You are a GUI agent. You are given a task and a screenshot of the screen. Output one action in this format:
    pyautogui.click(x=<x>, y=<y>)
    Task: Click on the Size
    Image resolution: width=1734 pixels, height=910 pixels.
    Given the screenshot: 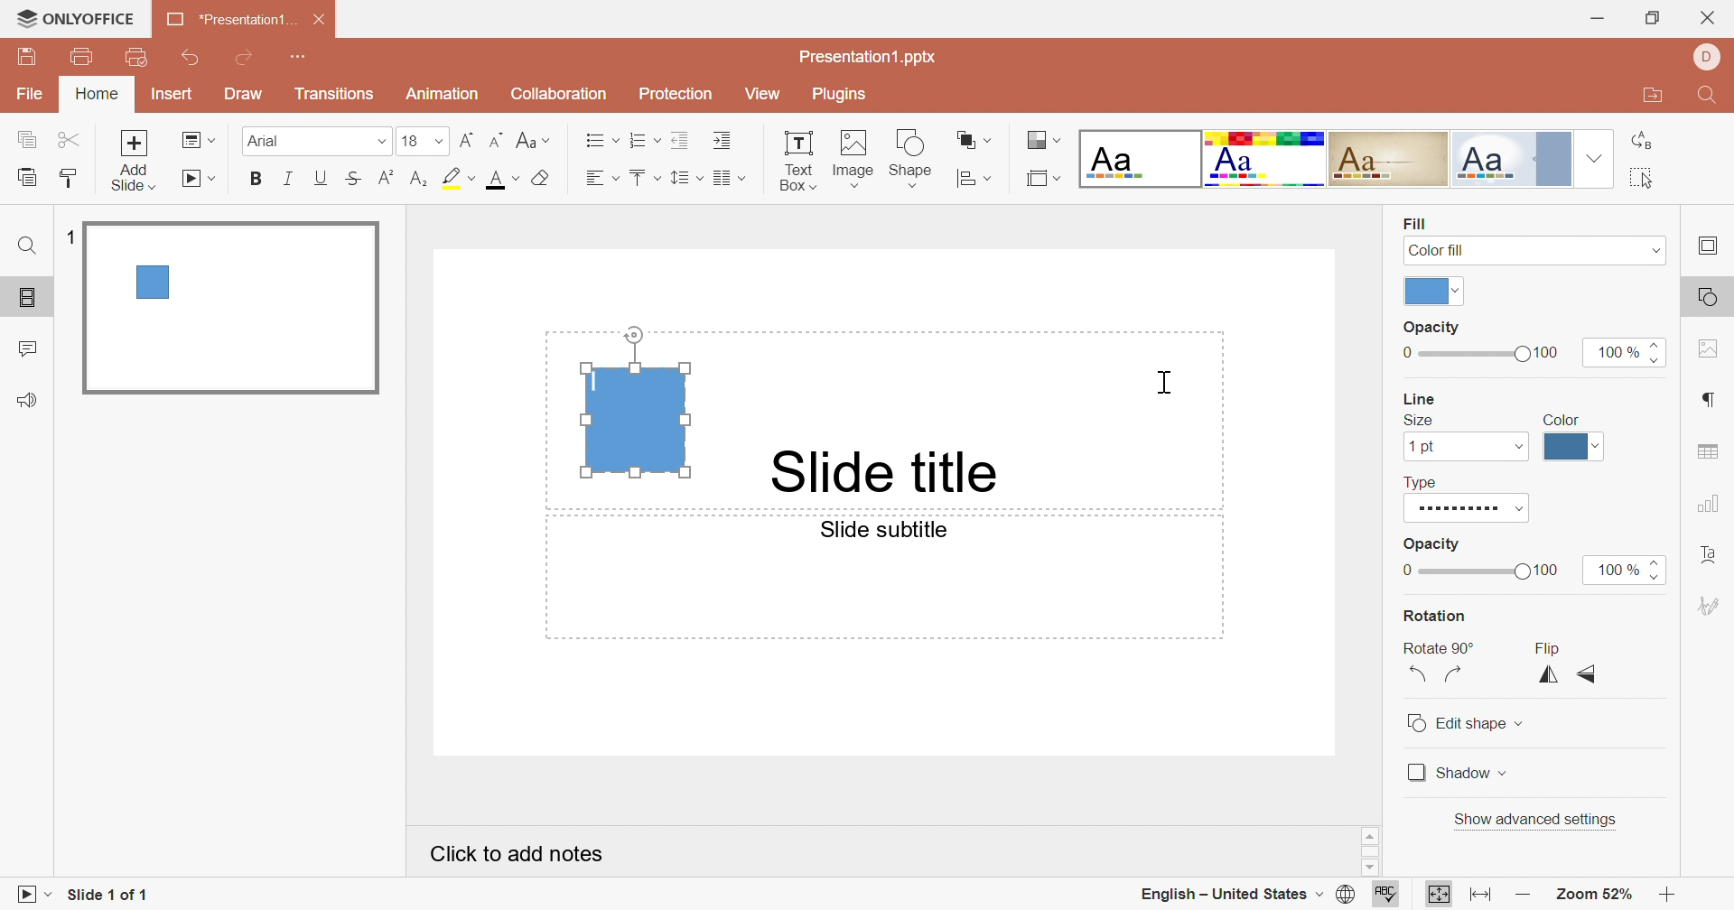 What is the action you would take?
    pyautogui.click(x=1418, y=421)
    